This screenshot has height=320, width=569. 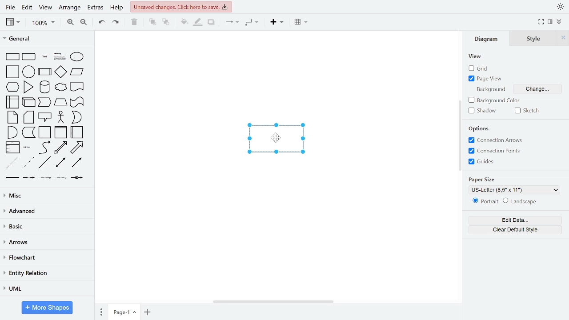 What do you see at coordinates (85, 23) in the screenshot?
I see `zoom out` at bounding box center [85, 23].